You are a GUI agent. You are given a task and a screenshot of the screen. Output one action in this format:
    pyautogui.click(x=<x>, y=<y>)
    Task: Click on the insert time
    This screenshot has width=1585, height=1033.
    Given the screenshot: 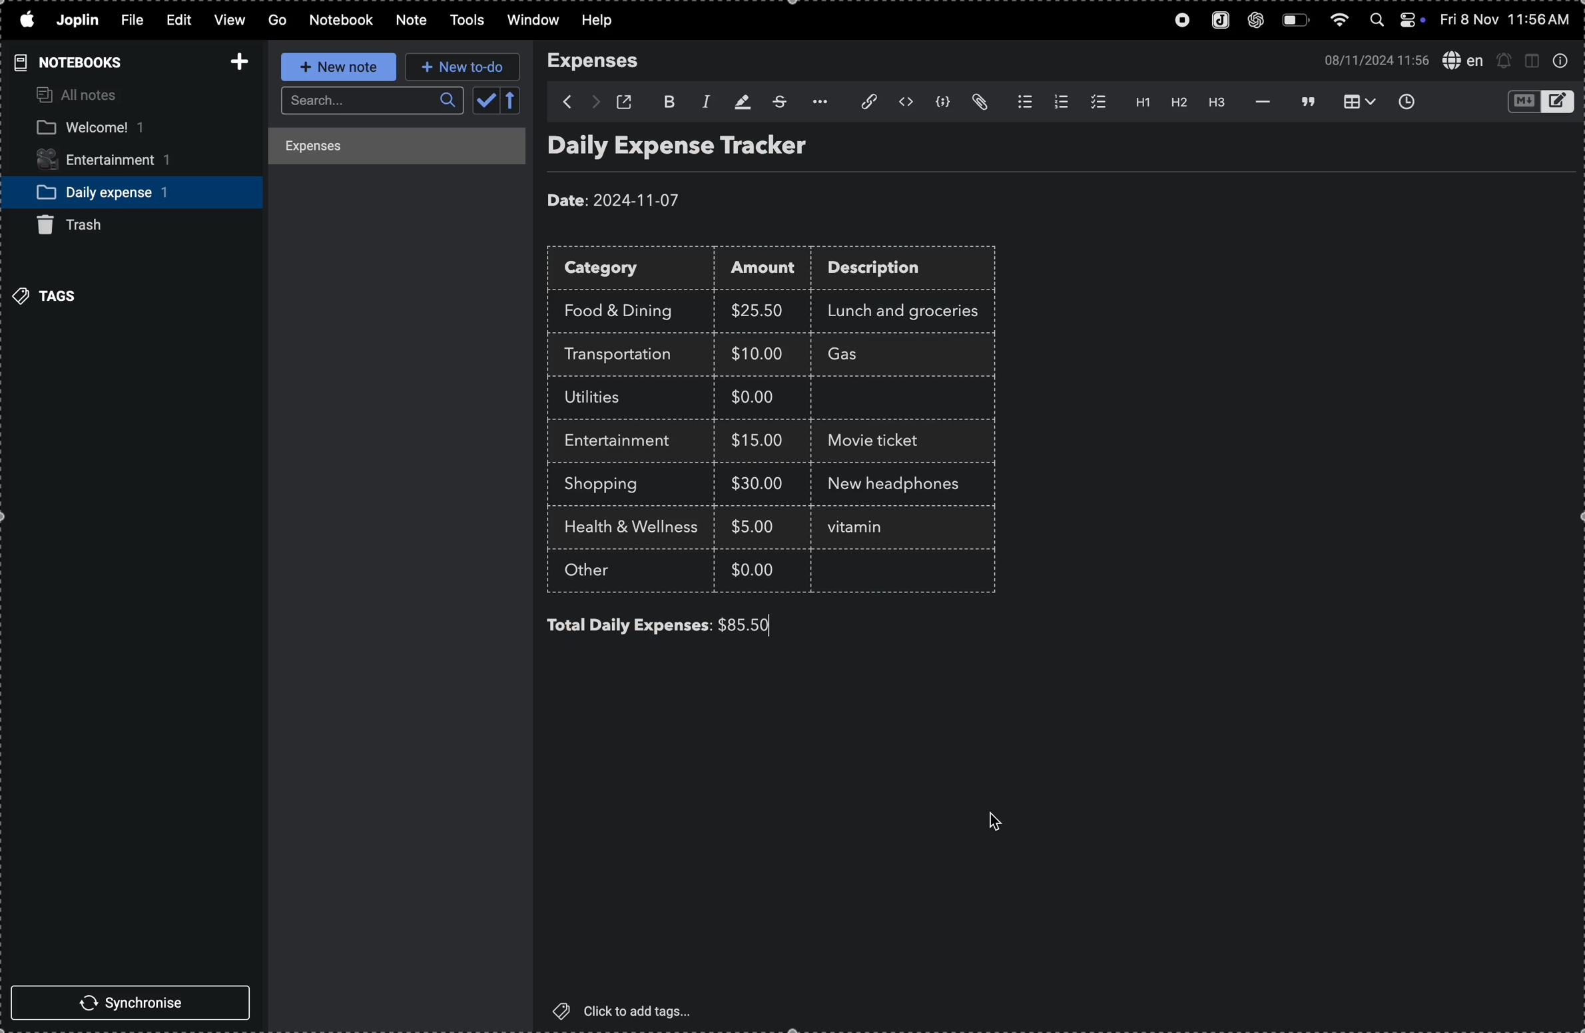 What is the action you would take?
    pyautogui.click(x=1405, y=101)
    